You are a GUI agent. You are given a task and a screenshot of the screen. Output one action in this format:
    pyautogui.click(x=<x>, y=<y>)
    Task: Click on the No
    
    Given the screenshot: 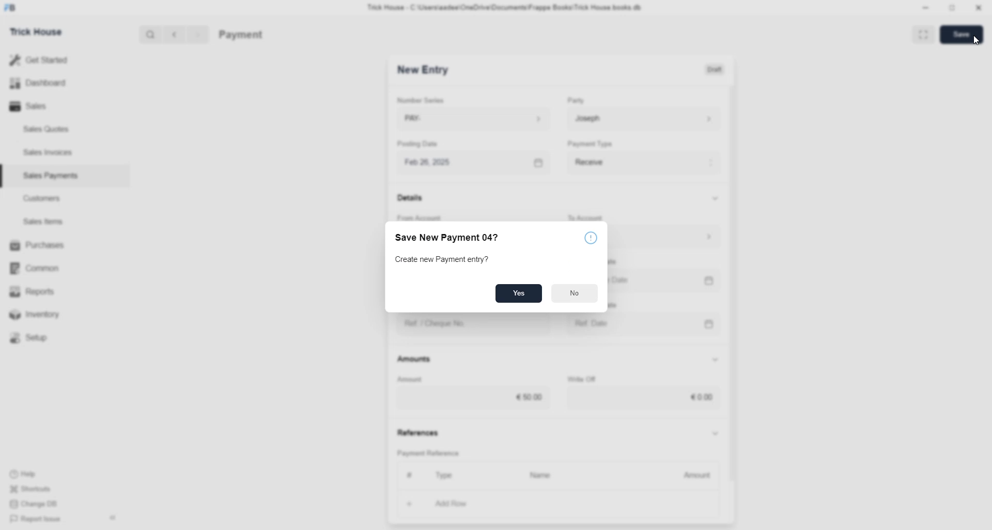 What is the action you would take?
    pyautogui.click(x=575, y=293)
    